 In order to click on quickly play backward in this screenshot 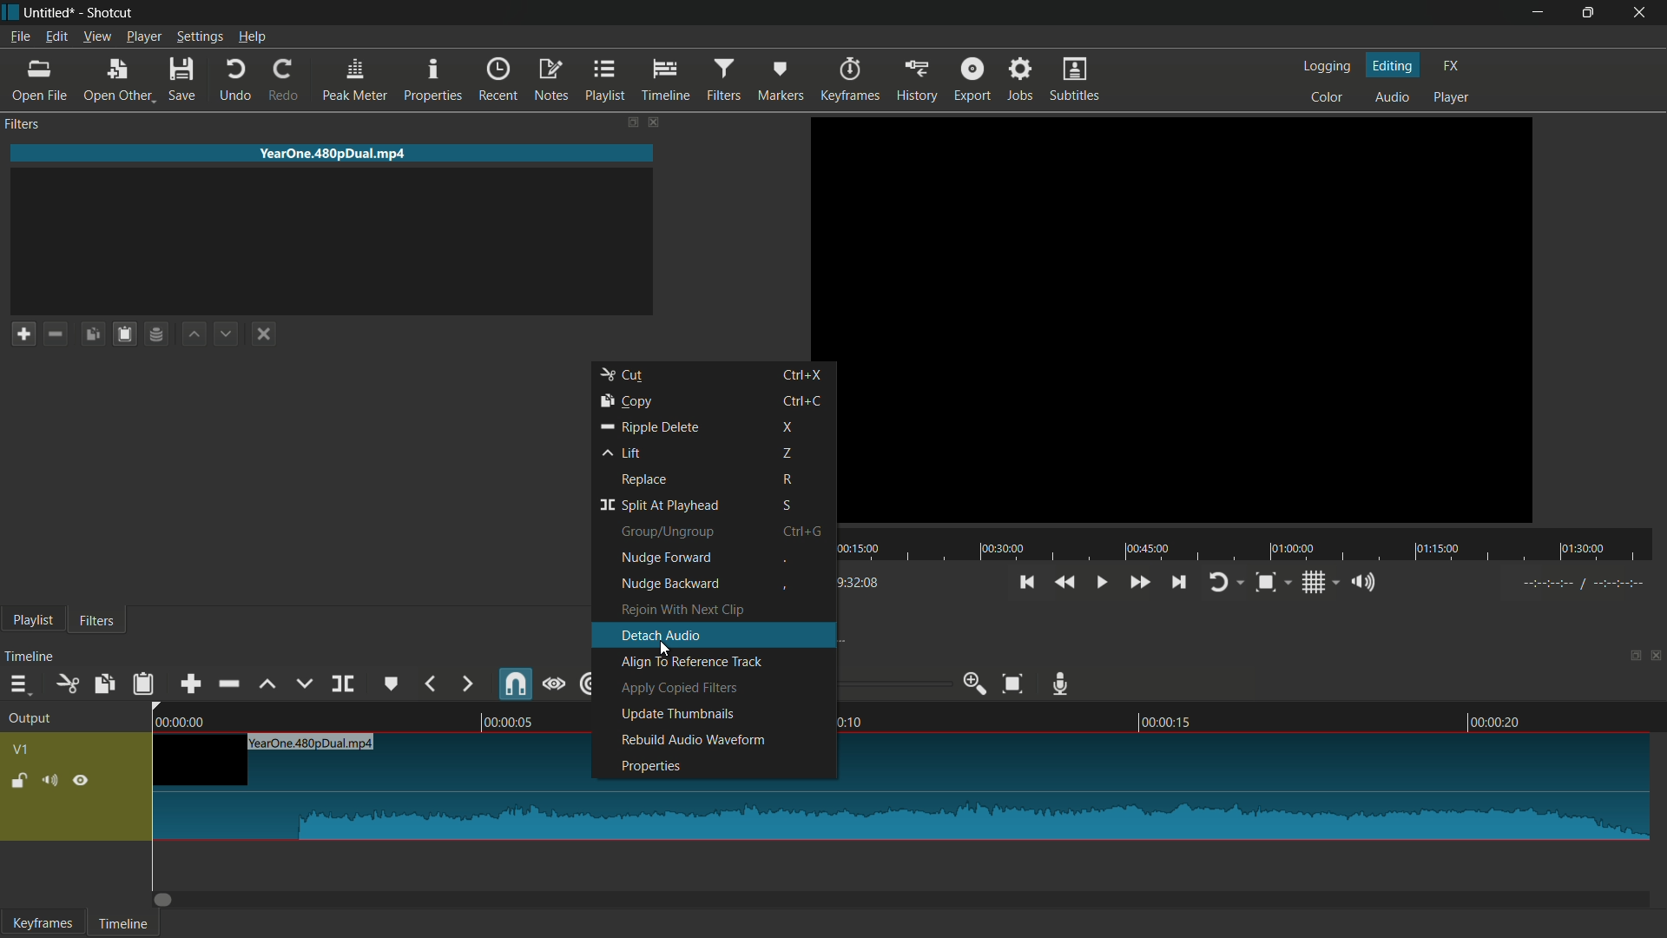, I will do `click(1066, 582)`.